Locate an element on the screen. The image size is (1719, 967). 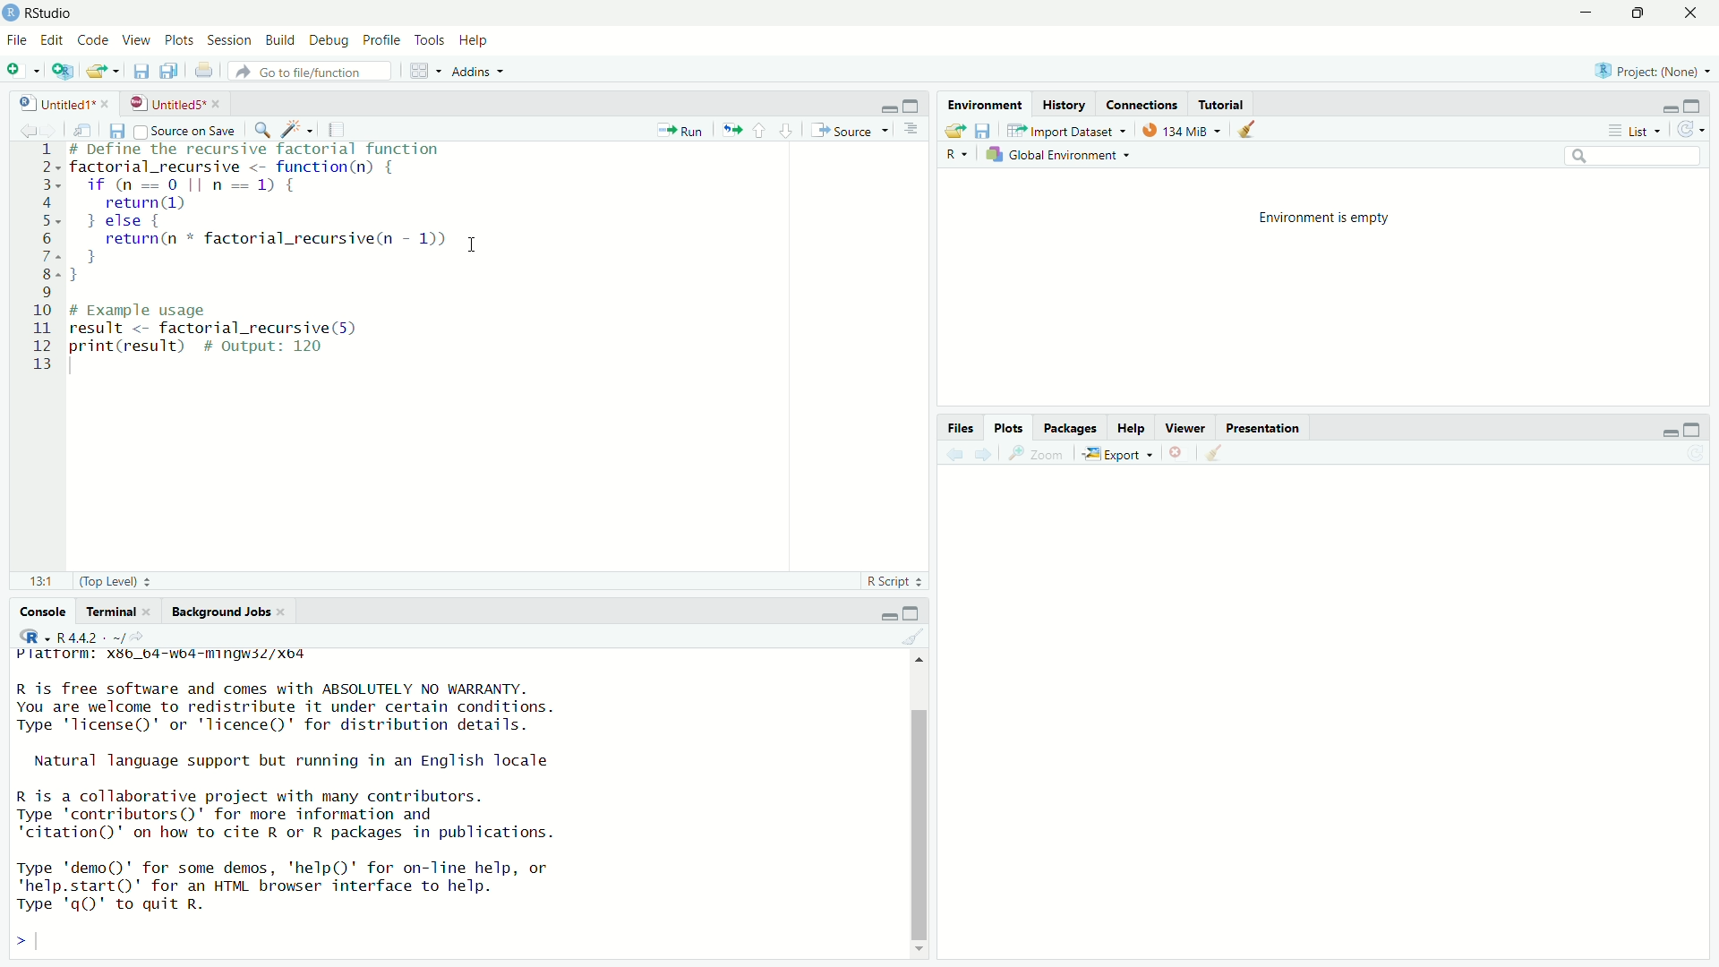
Go to previous section/chunk (Ctrl + PgUp) is located at coordinates (762, 129).